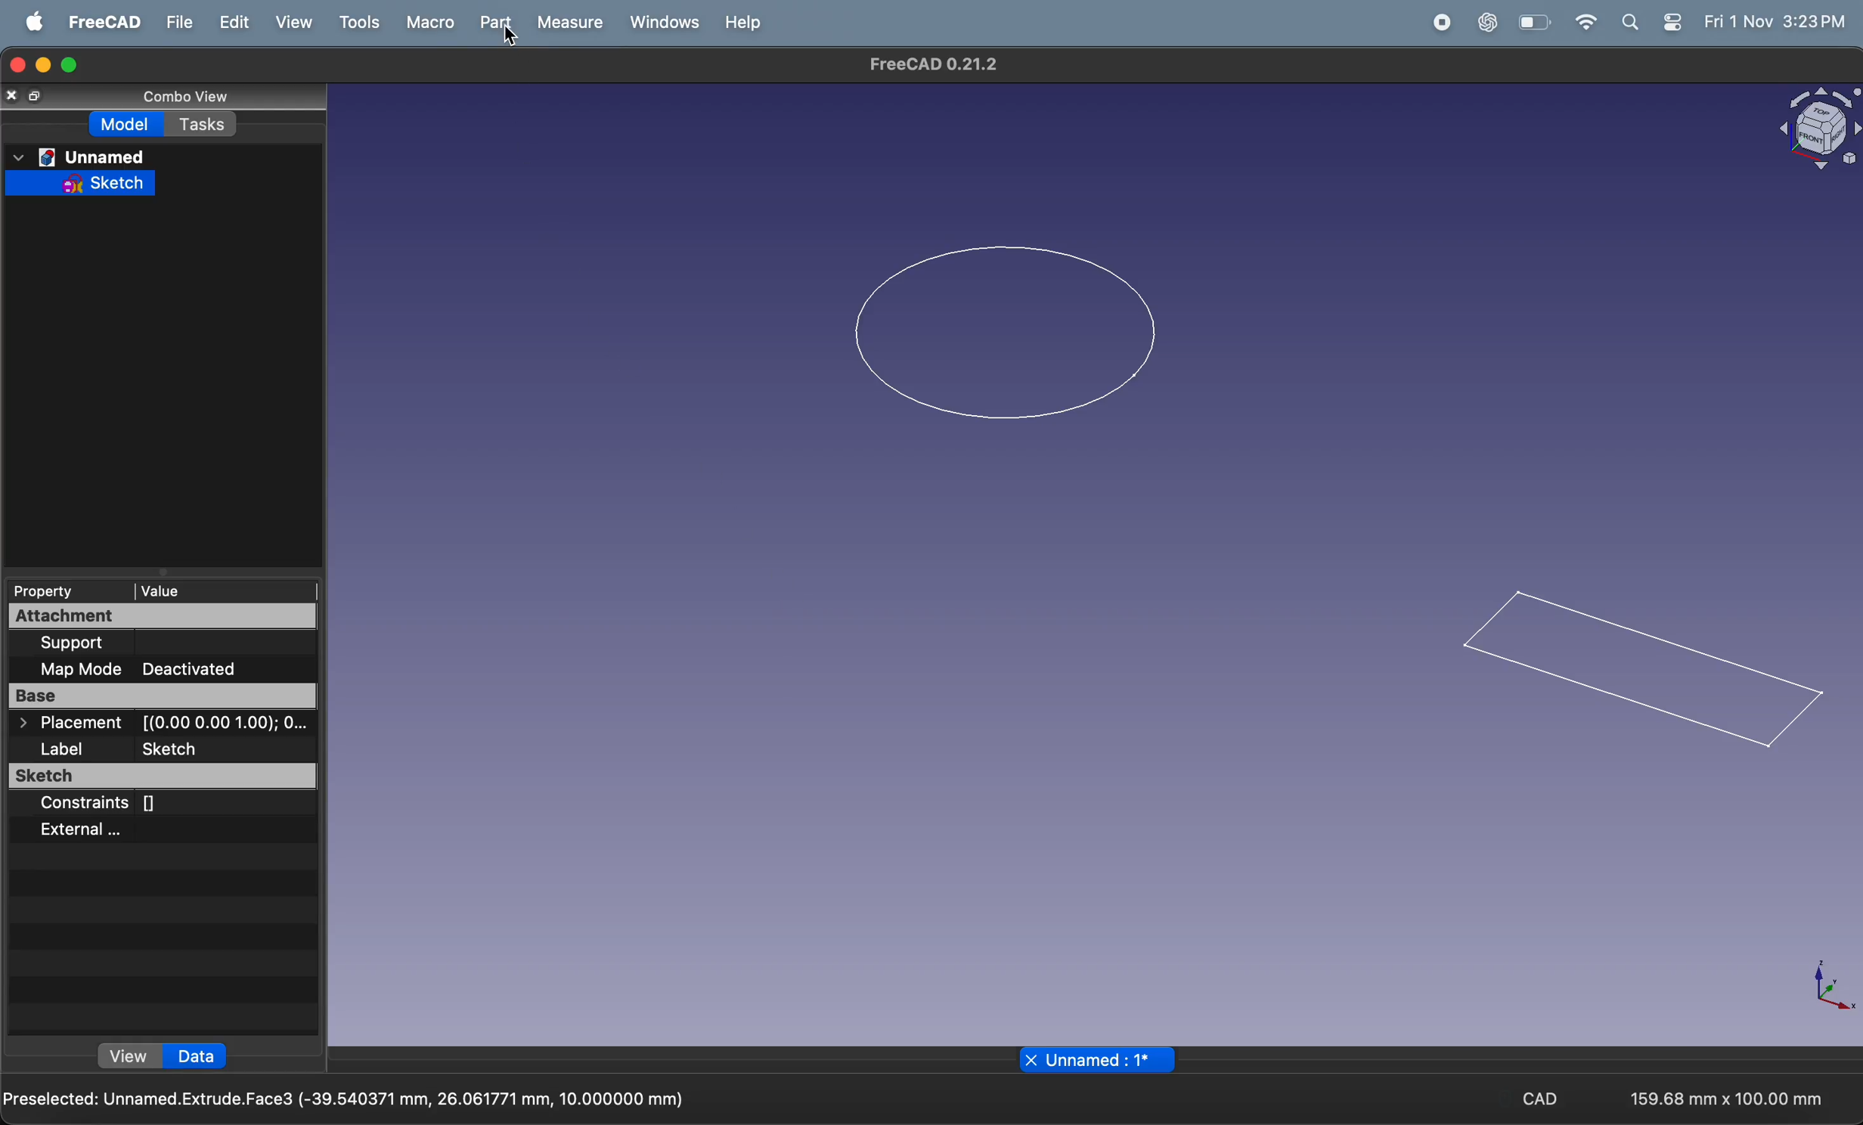 Image resolution: width=1863 pixels, height=1125 pixels. What do you see at coordinates (198, 1055) in the screenshot?
I see `data` at bounding box center [198, 1055].